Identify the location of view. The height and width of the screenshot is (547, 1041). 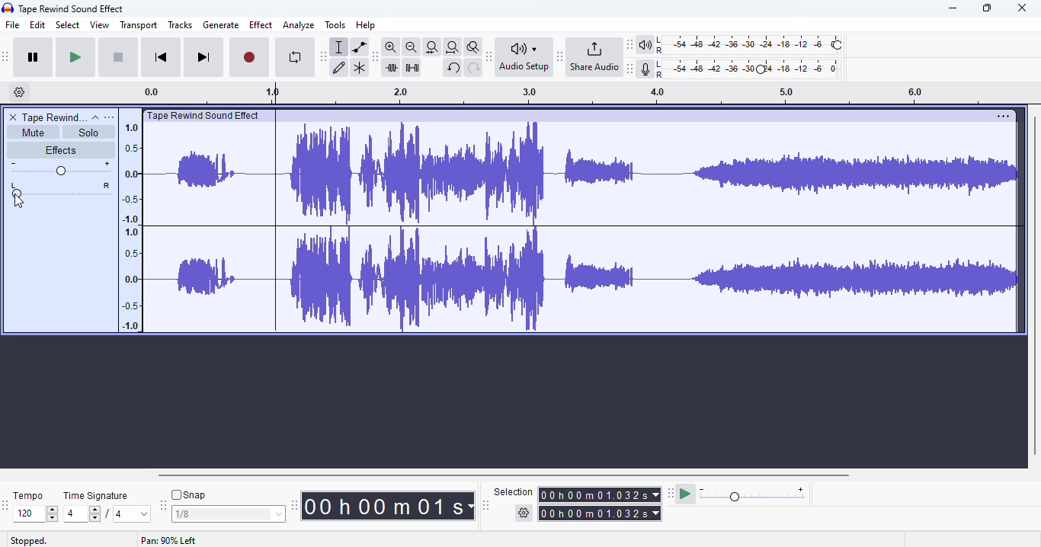
(100, 24).